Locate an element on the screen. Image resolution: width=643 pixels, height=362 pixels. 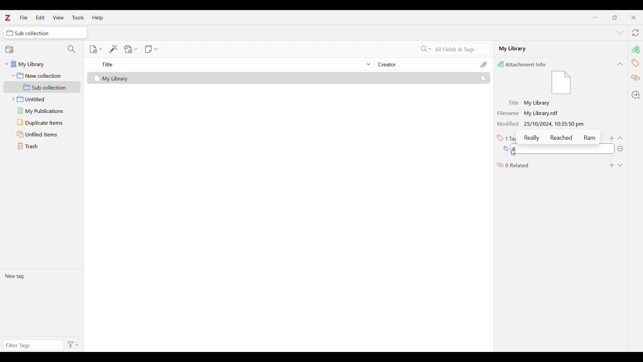
New note options is located at coordinates (151, 49).